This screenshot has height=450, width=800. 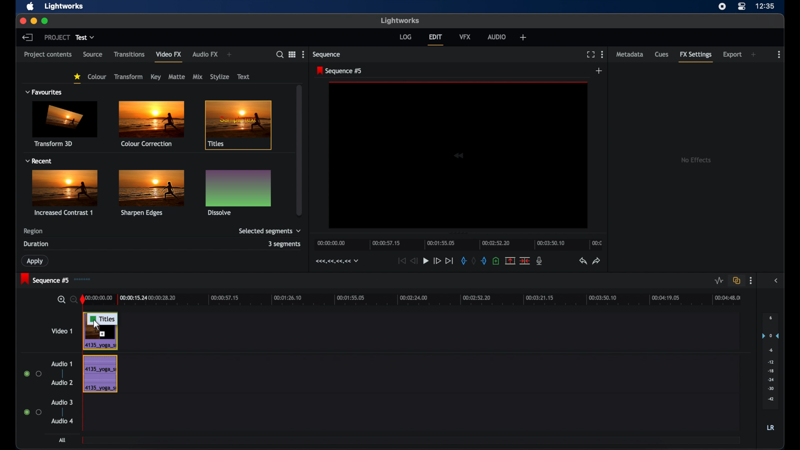 I want to click on sequence icon, so click(x=85, y=279).